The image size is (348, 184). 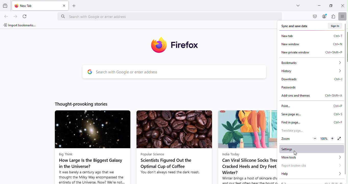 I want to click on Find in page, so click(x=311, y=122).